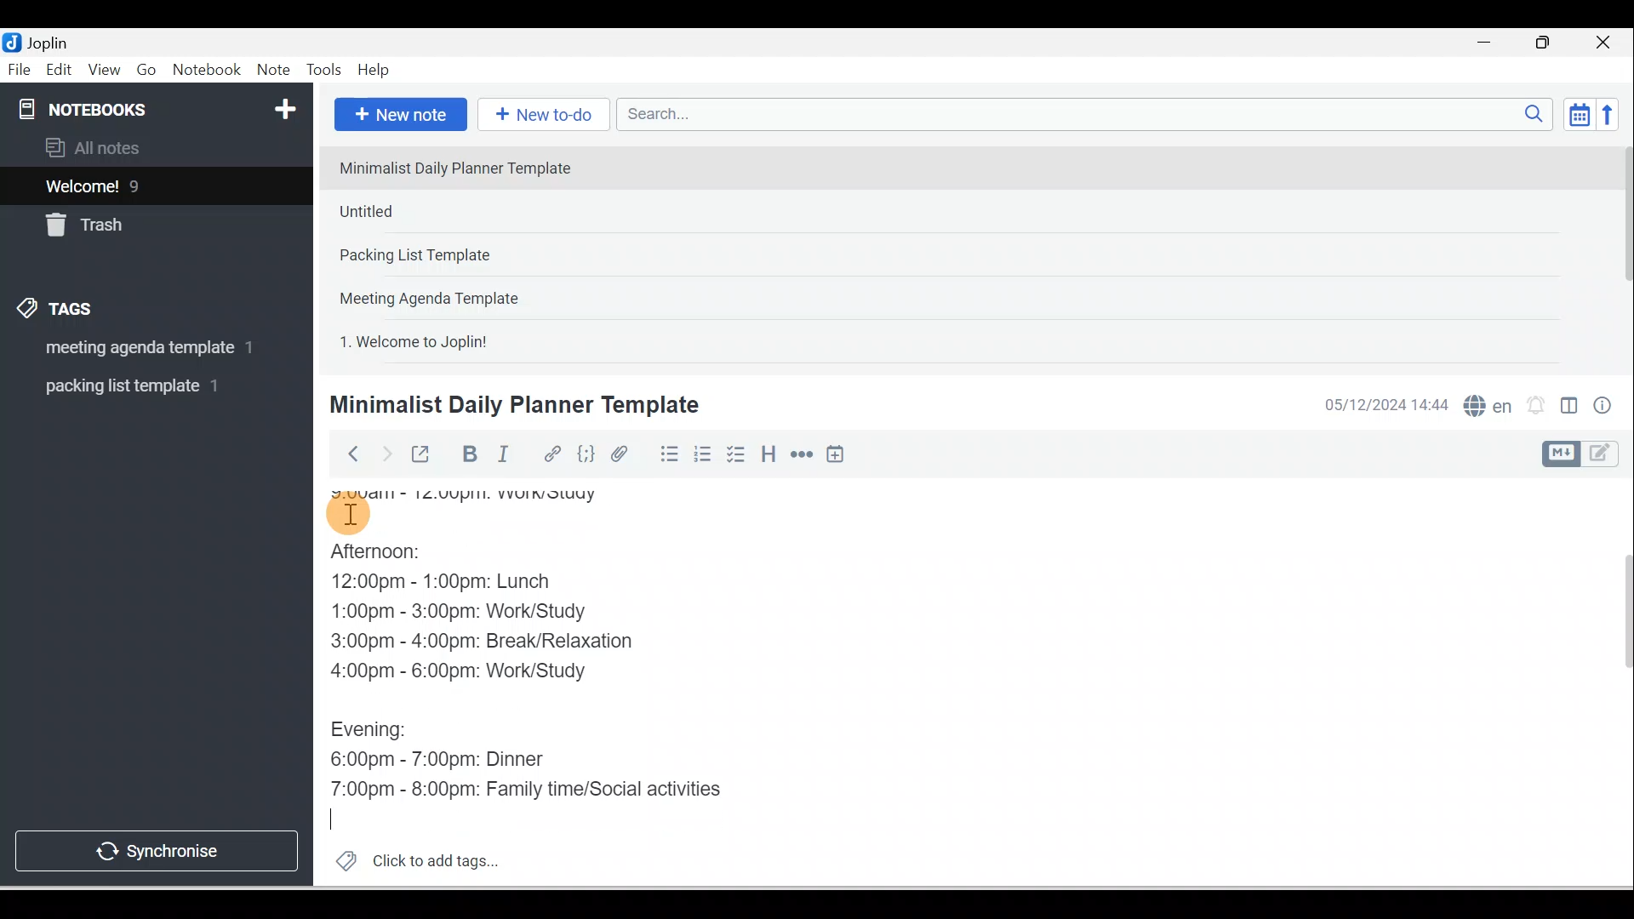 This screenshot has width=1634, height=919. Describe the element at coordinates (586, 455) in the screenshot. I see `Code` at that location.